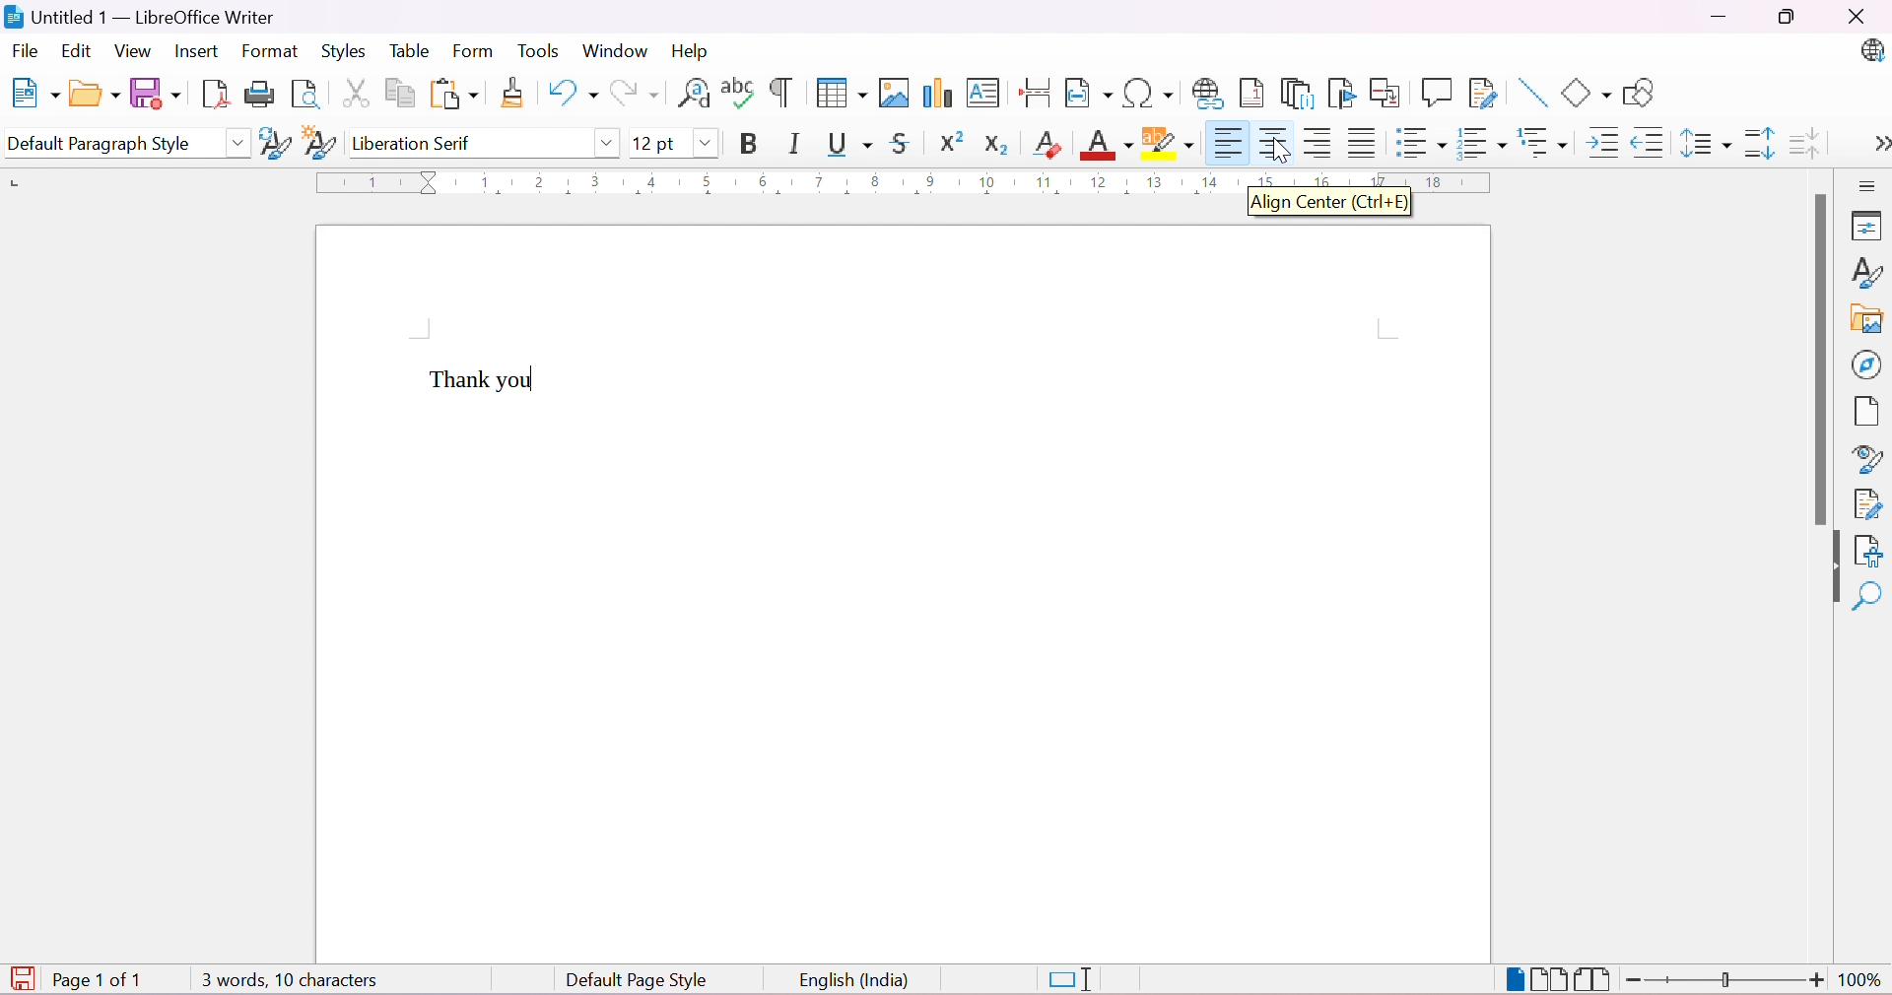 Image resolution: width=1892 pixels, height=995 pixels. Describe the element at coordinates (1149, 94) in the screenshot. I see `Insert Special Characters` at that location.